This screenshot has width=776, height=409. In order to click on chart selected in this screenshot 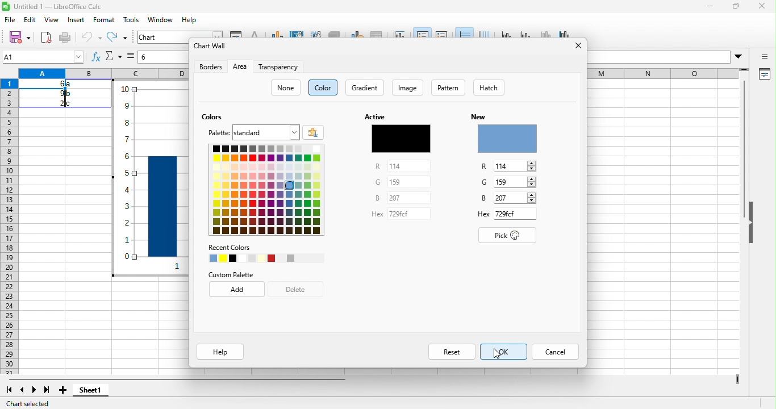, I will do `click(34, 403)`.